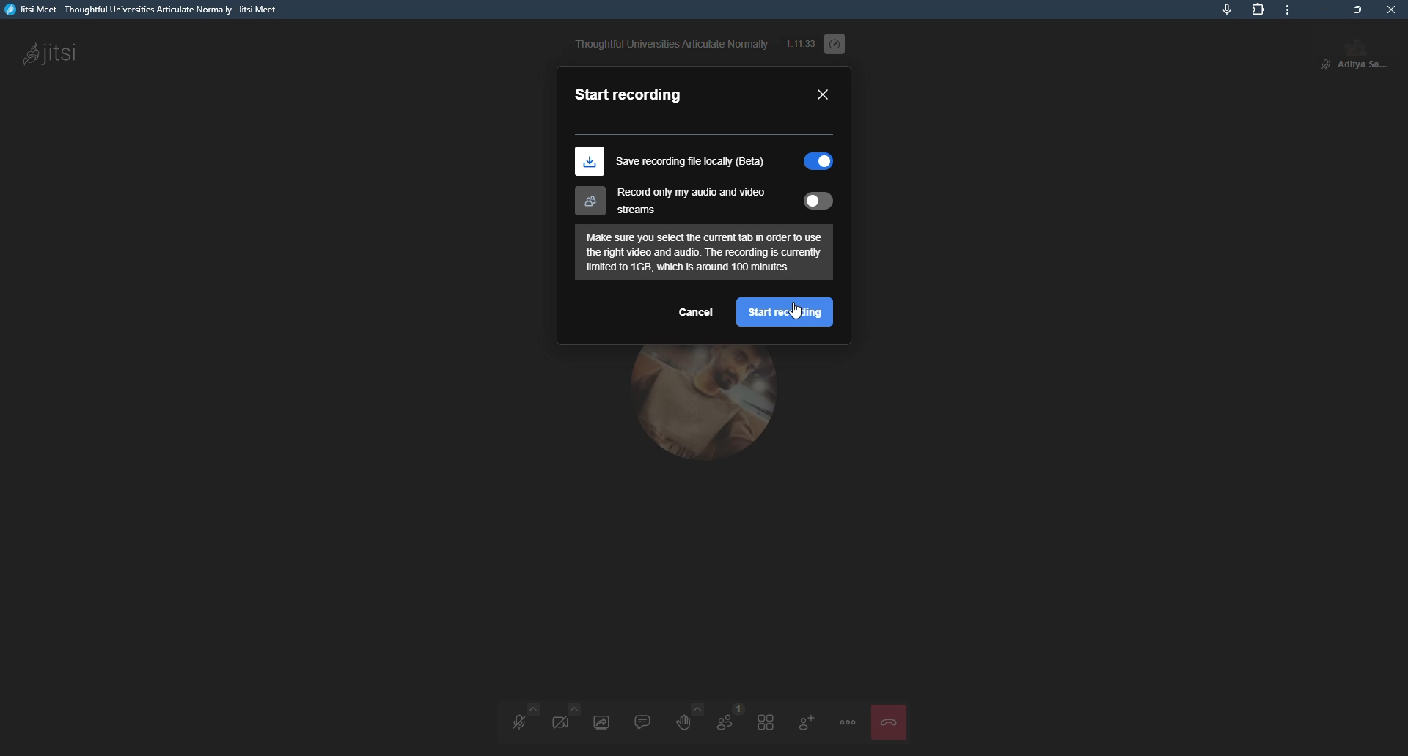 The height and width of the screenshot is (756, 1408). Describe the element at coordinates (673, 44) in the screenshot. I see `thoughtful universities articulate normally` at that location.